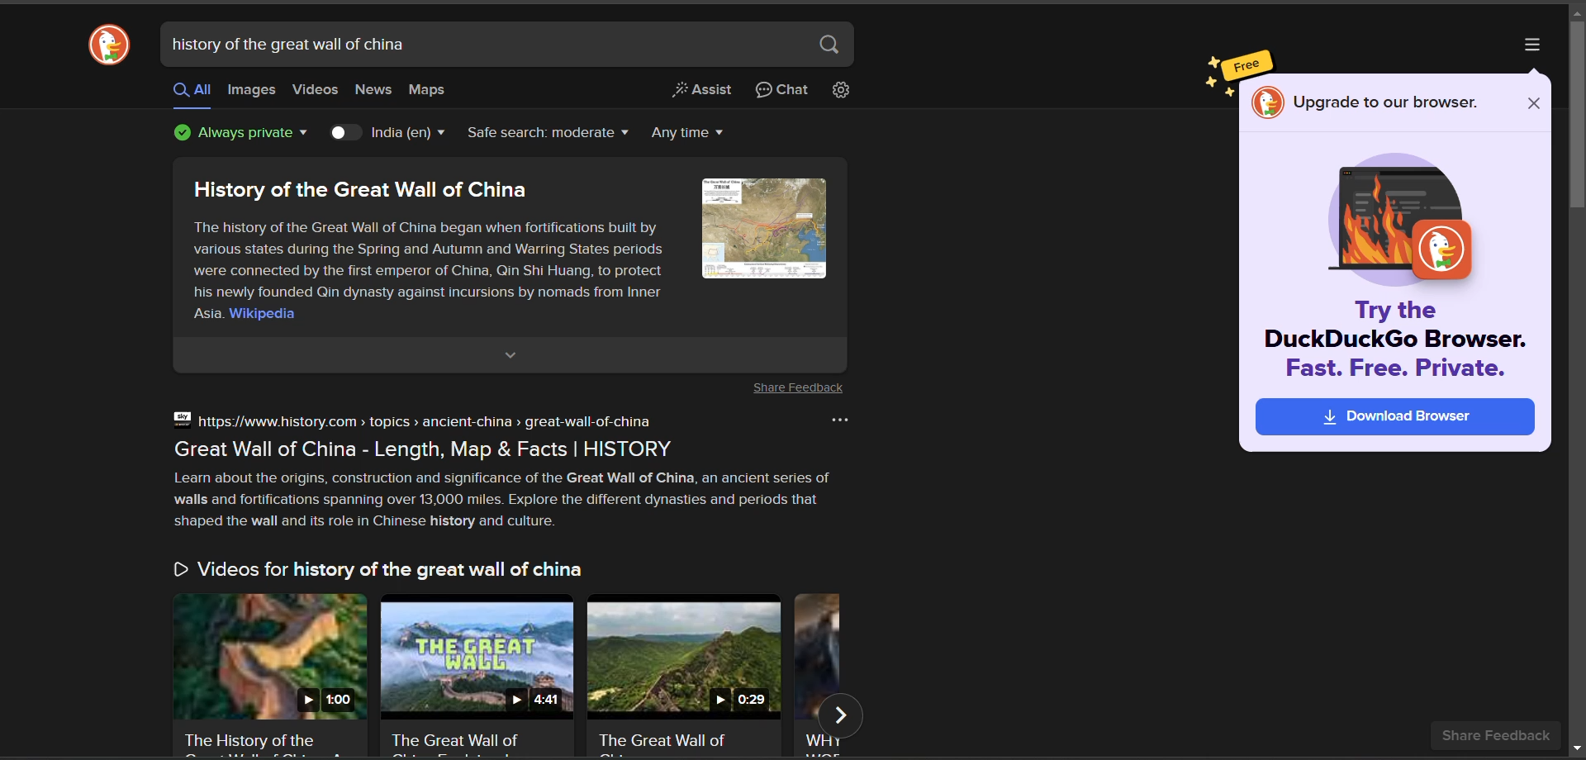 Image resolution: width=1586 pixels, height=760 pixels. What do you see at coordinates (109, 47) in the screenshot?
I see `logo` at bounding box center [109, 47].